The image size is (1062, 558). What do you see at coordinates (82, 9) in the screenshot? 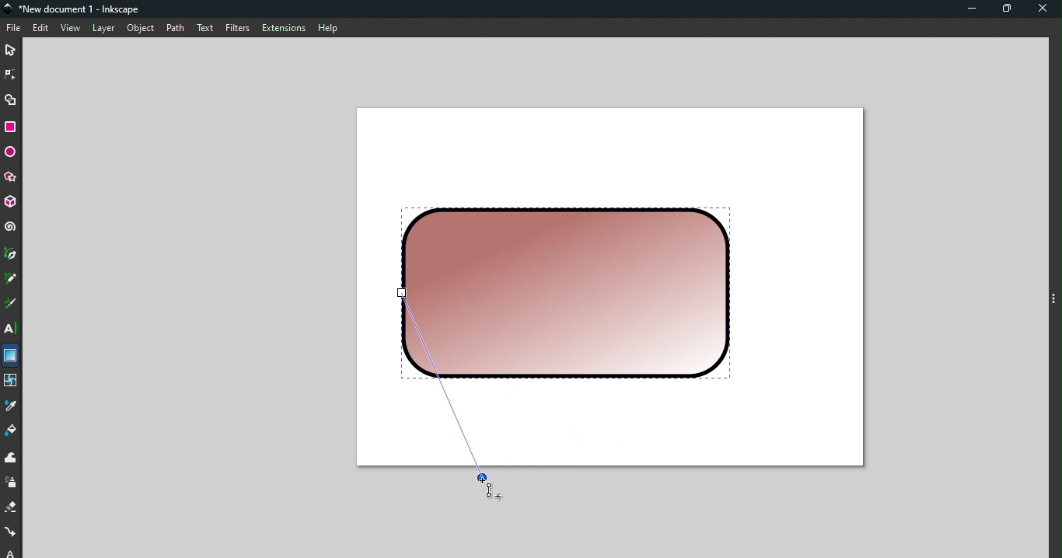
I see `‘New document 1 - Inkscape` at bounding box center [82, 9].